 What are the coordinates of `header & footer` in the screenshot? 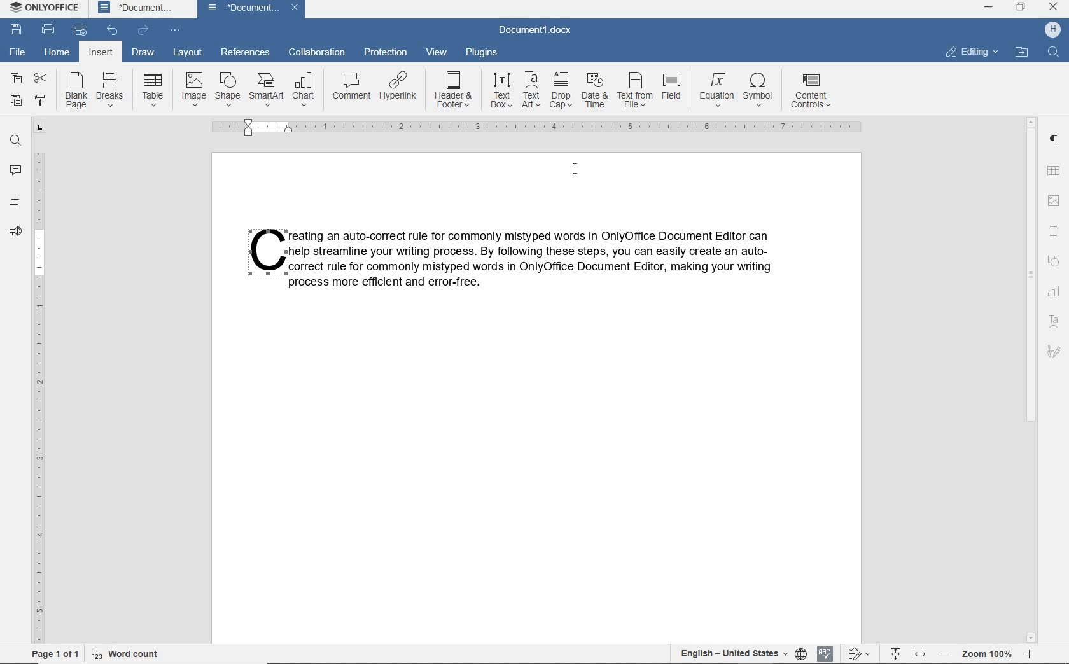 It's located at (454, 90).